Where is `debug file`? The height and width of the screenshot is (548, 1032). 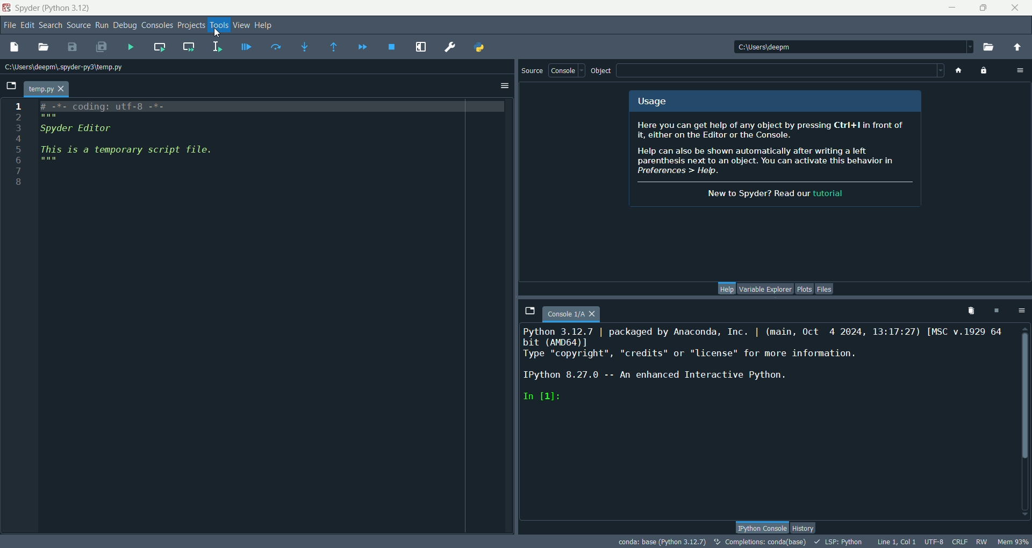
debug file is located at coordinates (246, 47).